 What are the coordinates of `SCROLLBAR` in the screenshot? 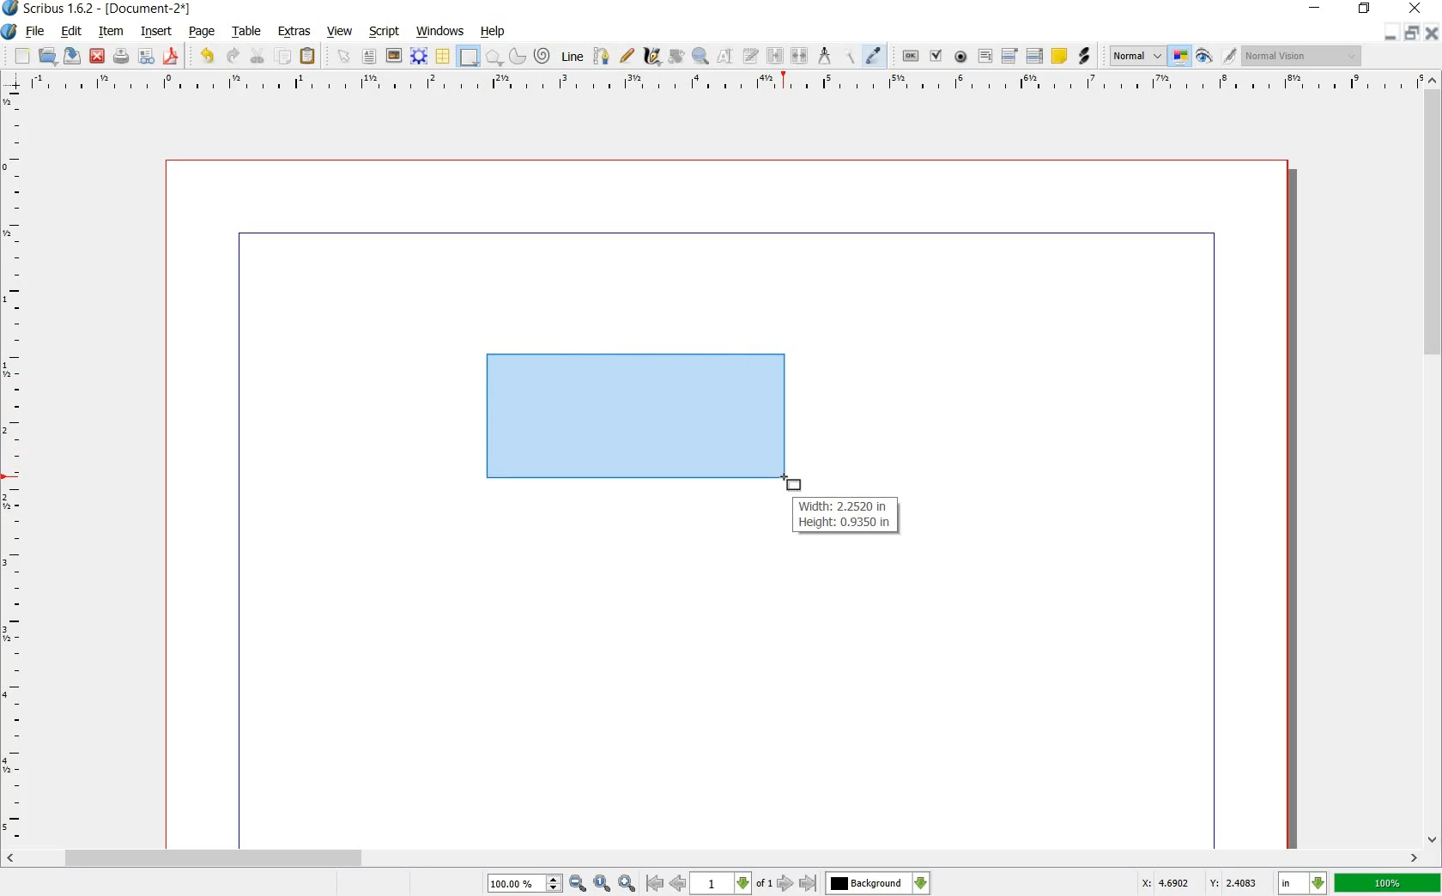 It's located at (712, 858).